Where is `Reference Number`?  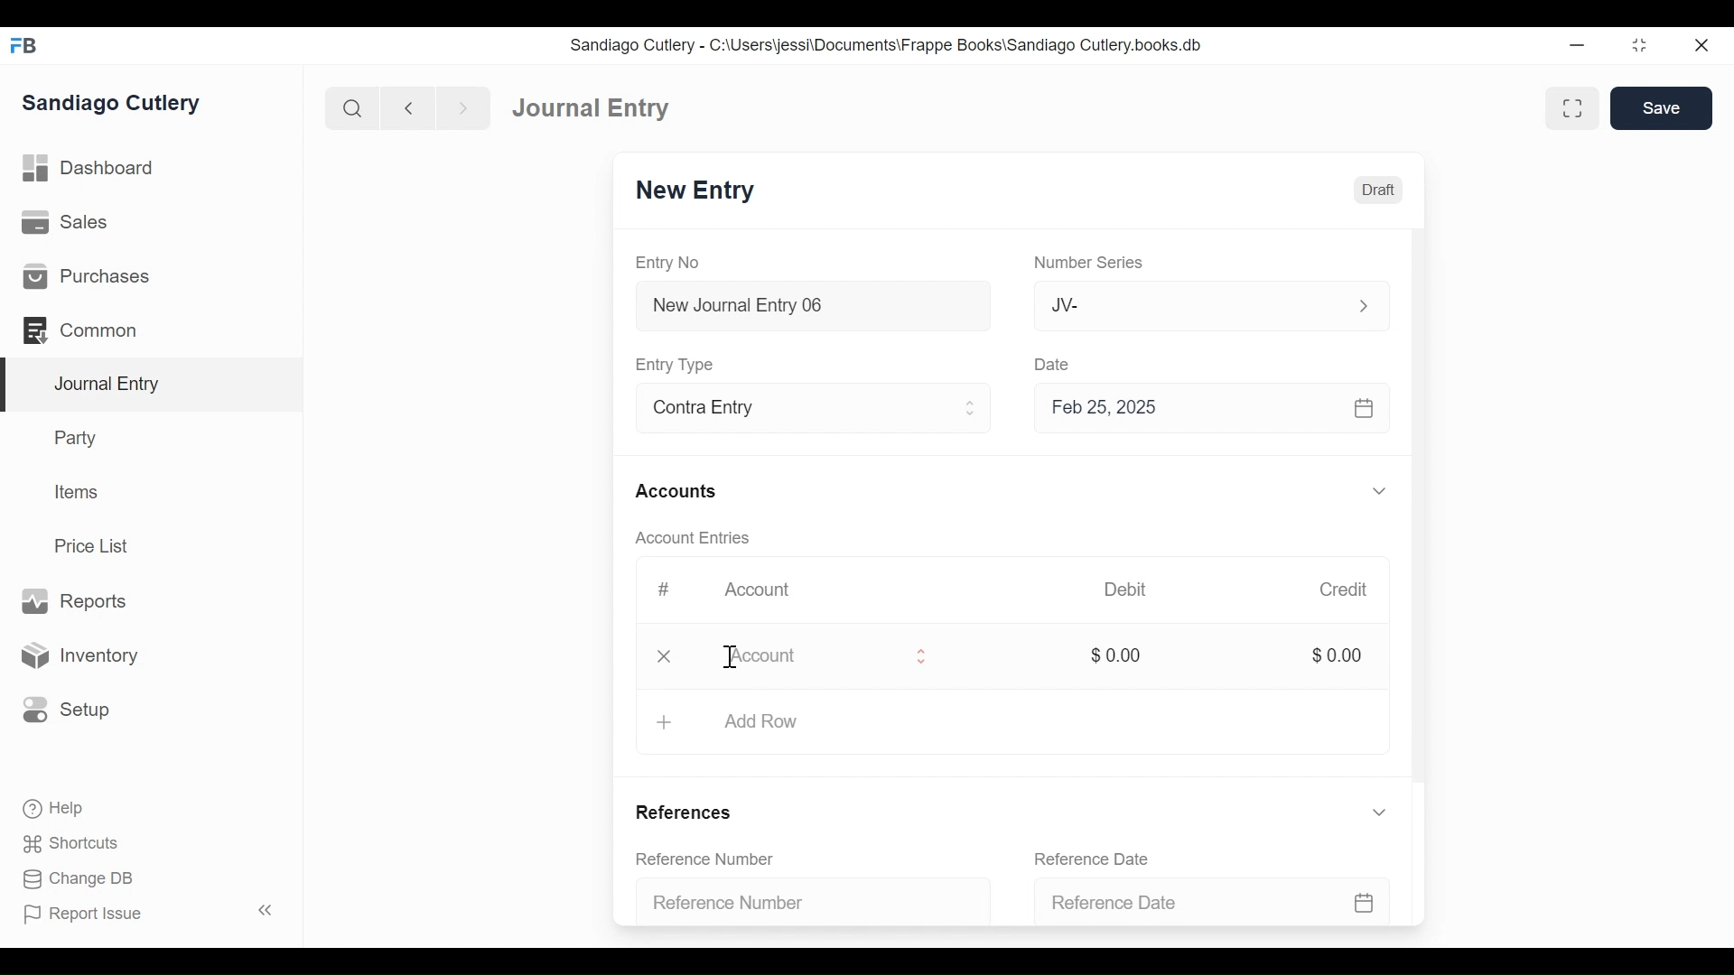 Reference Number is located at coordinates (715, 860).